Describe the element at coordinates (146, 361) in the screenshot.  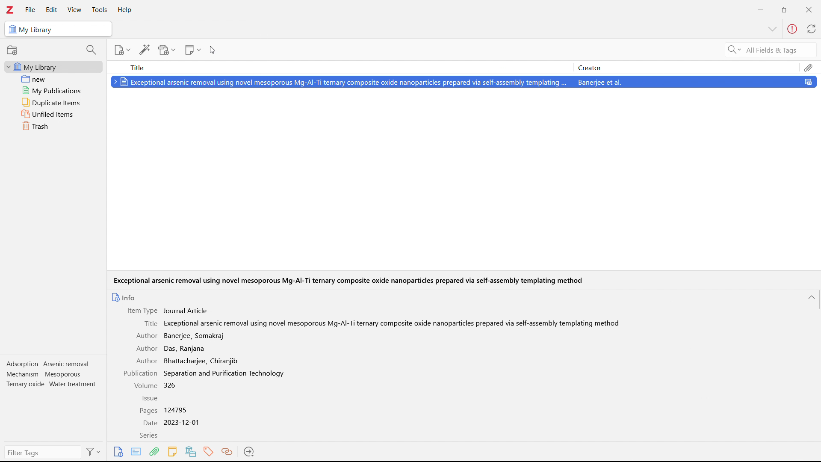
I see `Author` at that location.